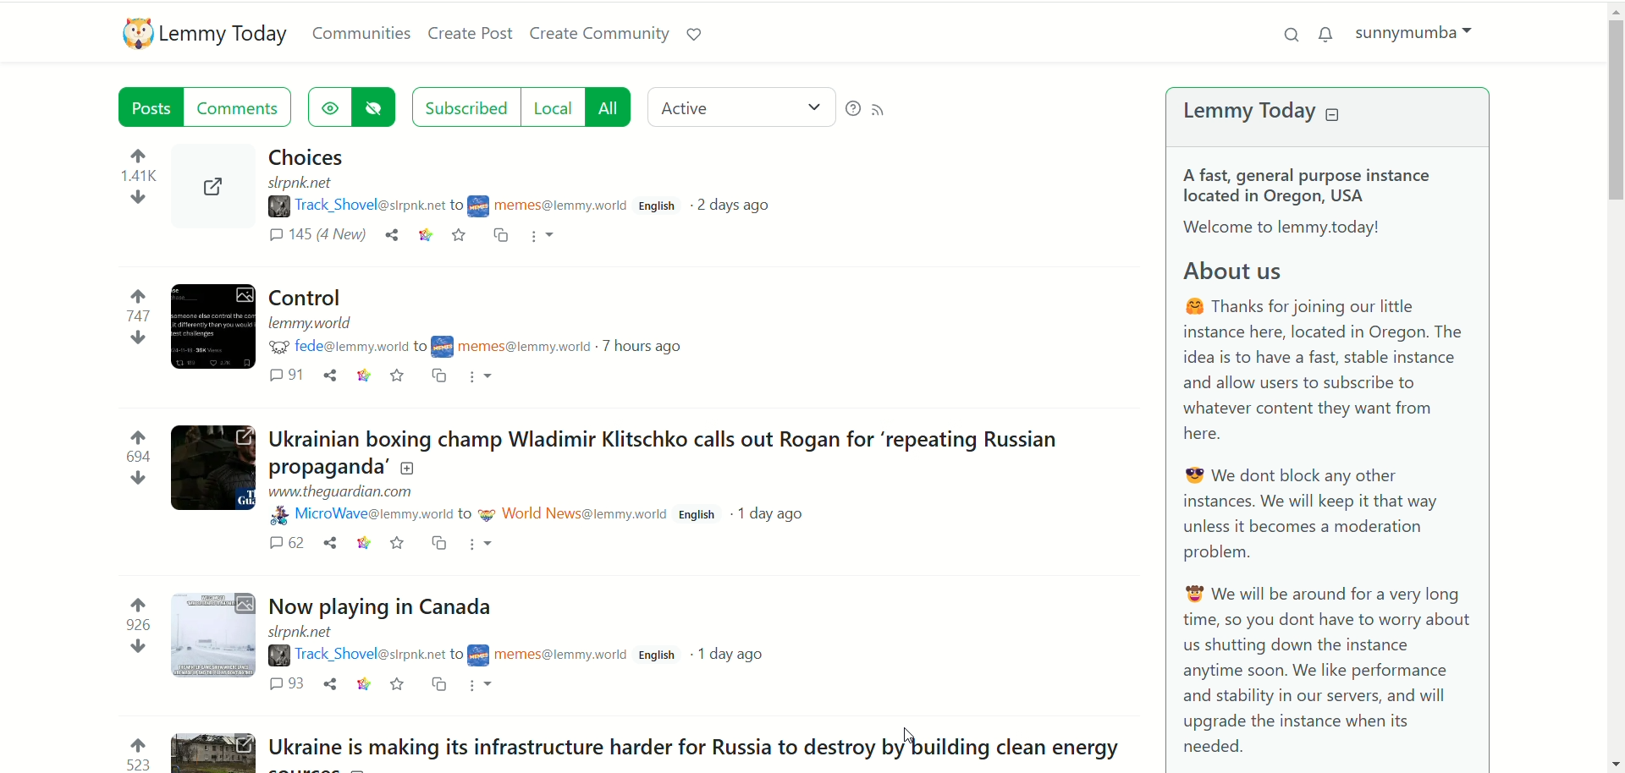  I want to click on community, so click(545, 205).